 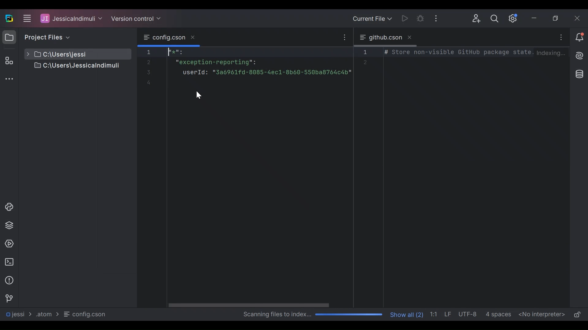 What do you see at coordinates (9, 299) in the screenshot?
I see `Navigation` at bounding box center [9, 299].